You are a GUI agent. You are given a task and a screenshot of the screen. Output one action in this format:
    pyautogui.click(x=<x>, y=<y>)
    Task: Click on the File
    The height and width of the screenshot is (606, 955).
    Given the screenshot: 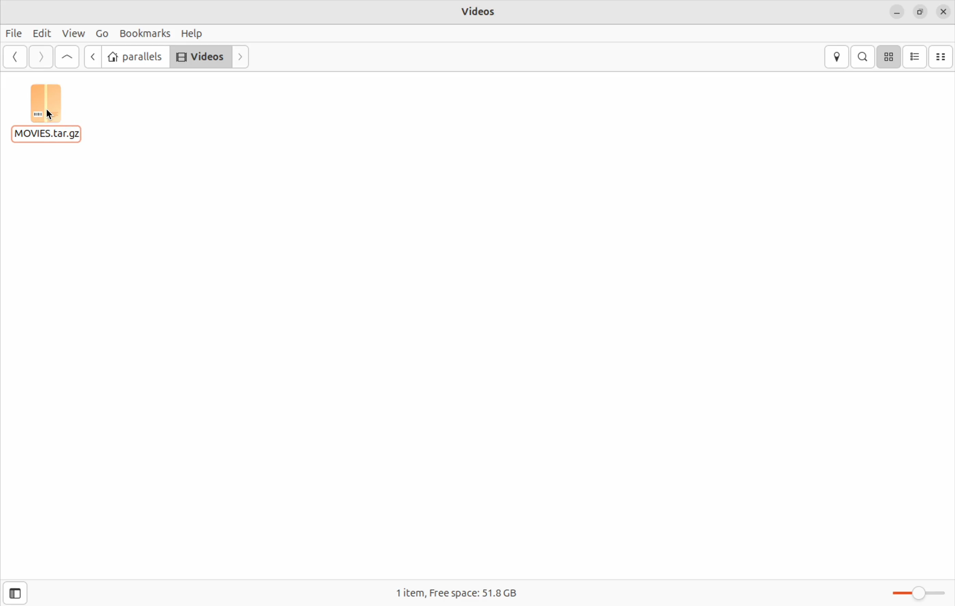 What is the action you would take?
    pyautogui.click(x=14, y=33)
    